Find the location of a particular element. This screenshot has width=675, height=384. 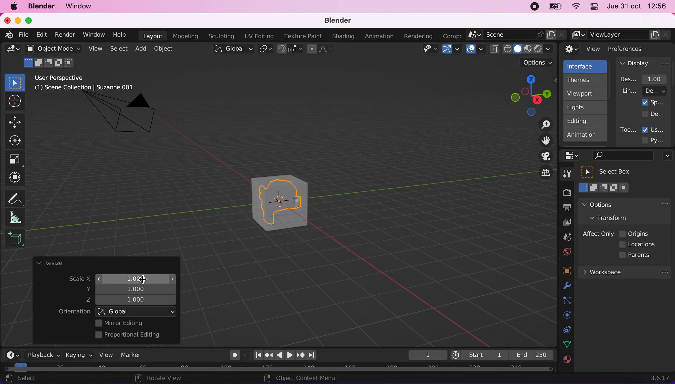

panel control is located at coordinates (573, 156).